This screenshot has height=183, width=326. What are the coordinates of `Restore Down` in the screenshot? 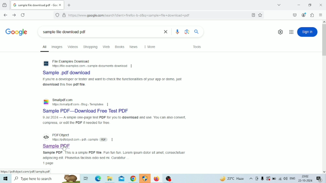 It's located at (310, 5).